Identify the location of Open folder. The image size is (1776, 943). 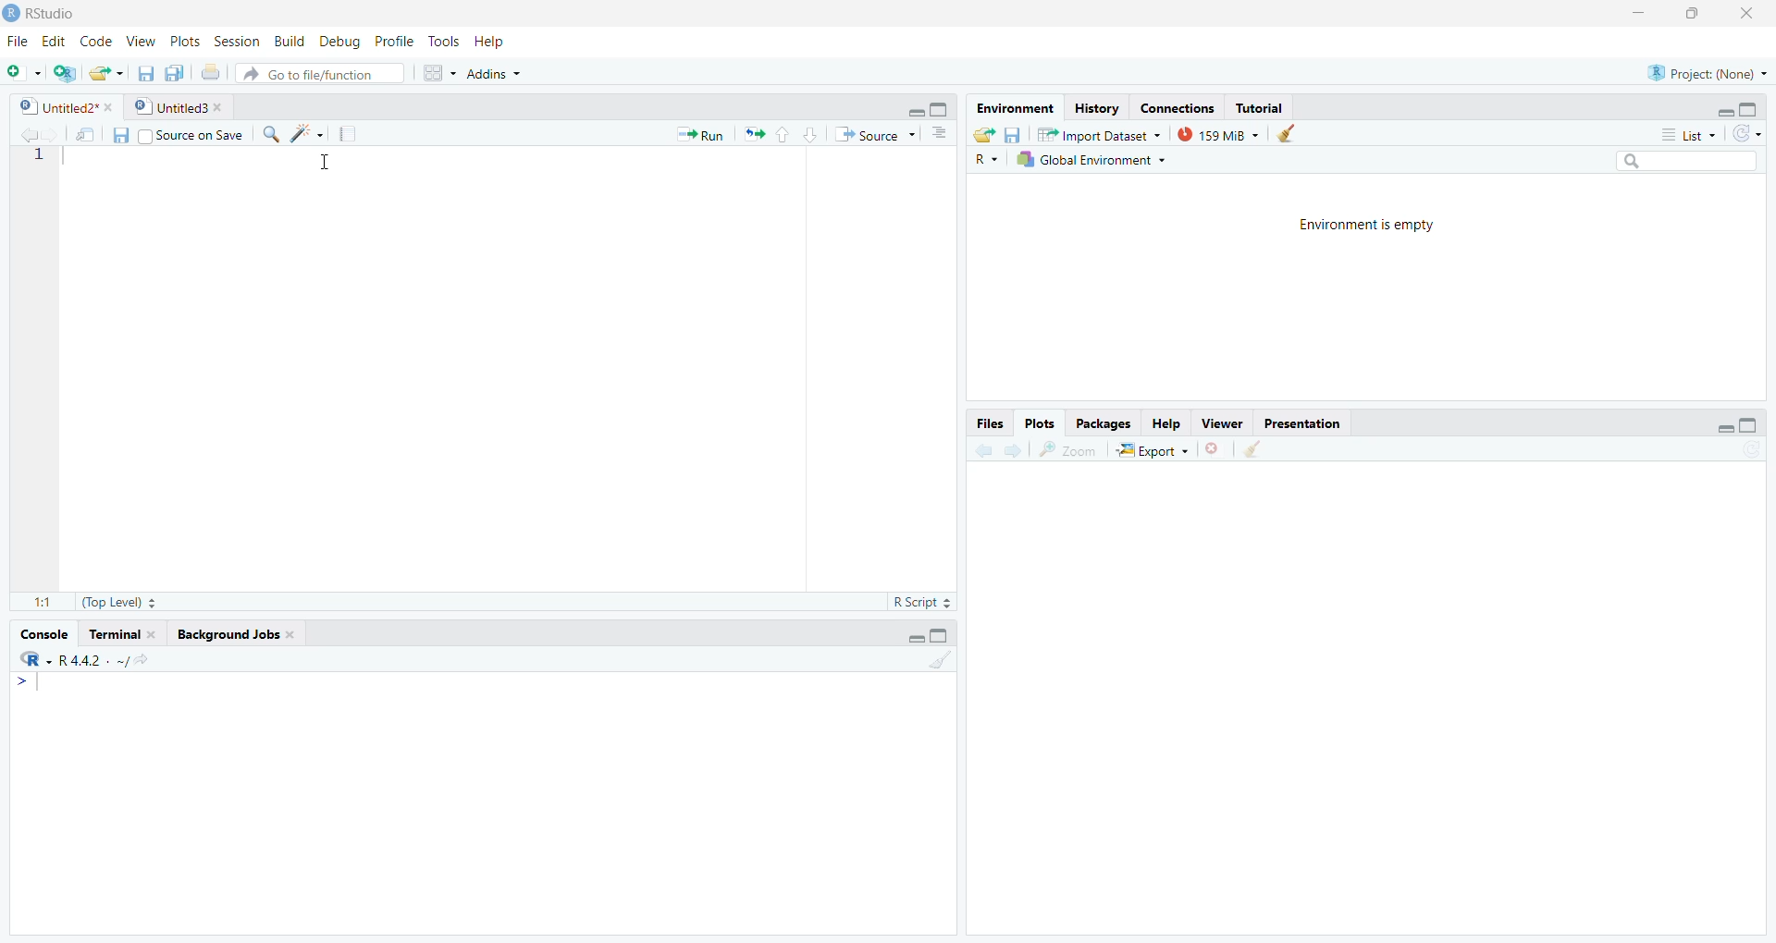
(982, 135).